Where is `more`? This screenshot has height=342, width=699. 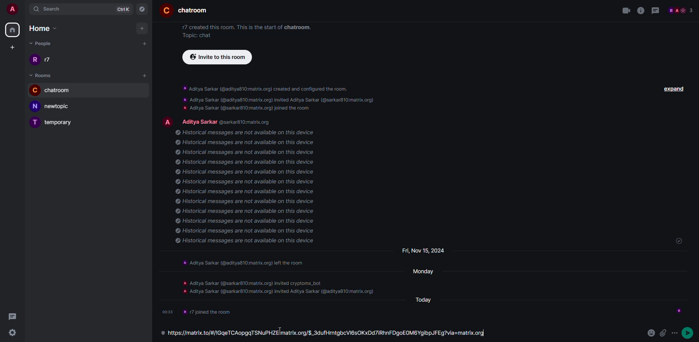 more is located at coordinates (692, 331).